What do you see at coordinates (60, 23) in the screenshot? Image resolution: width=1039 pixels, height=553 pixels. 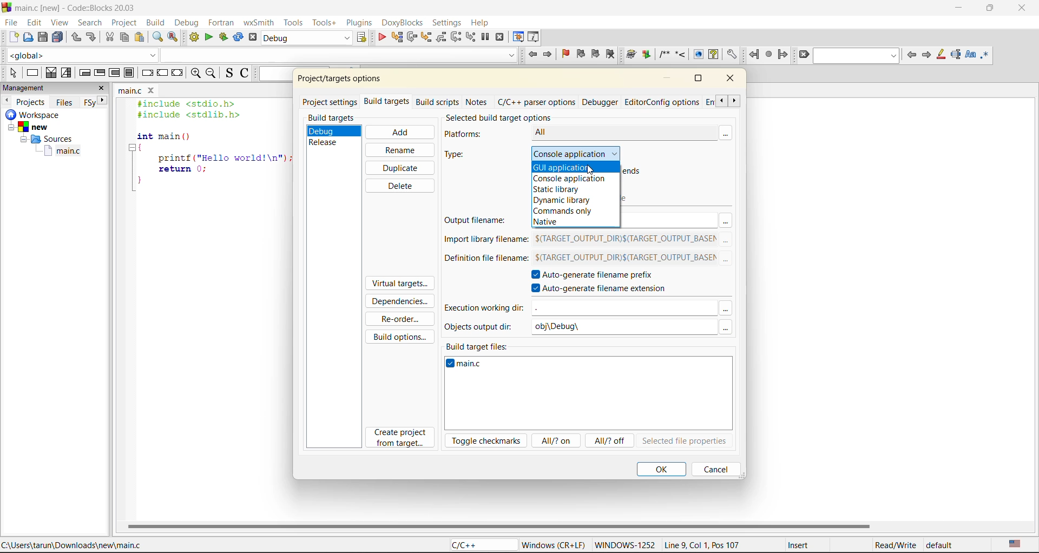 I see `view` at bounding box center [60, 23].